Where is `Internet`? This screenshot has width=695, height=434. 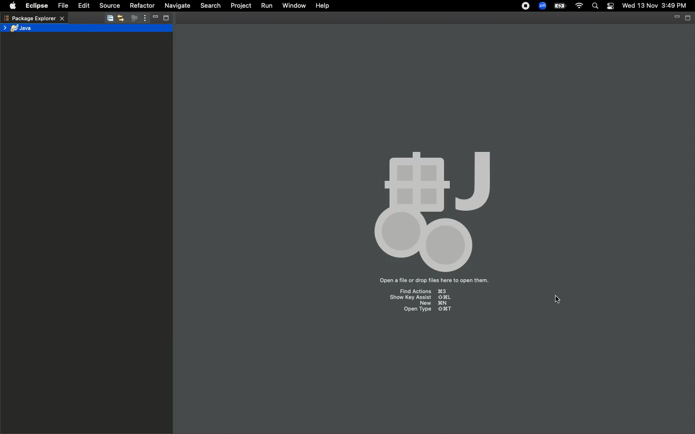
Internet is located at coordinates (580, 6).